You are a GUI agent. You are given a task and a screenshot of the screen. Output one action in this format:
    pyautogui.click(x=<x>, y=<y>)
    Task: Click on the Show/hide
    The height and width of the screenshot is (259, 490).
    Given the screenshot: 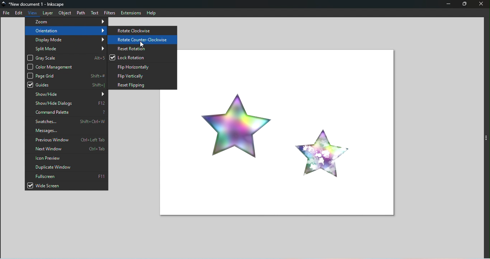 What is the action you would take?
    pyautogui.click(x=66, y=95)
    